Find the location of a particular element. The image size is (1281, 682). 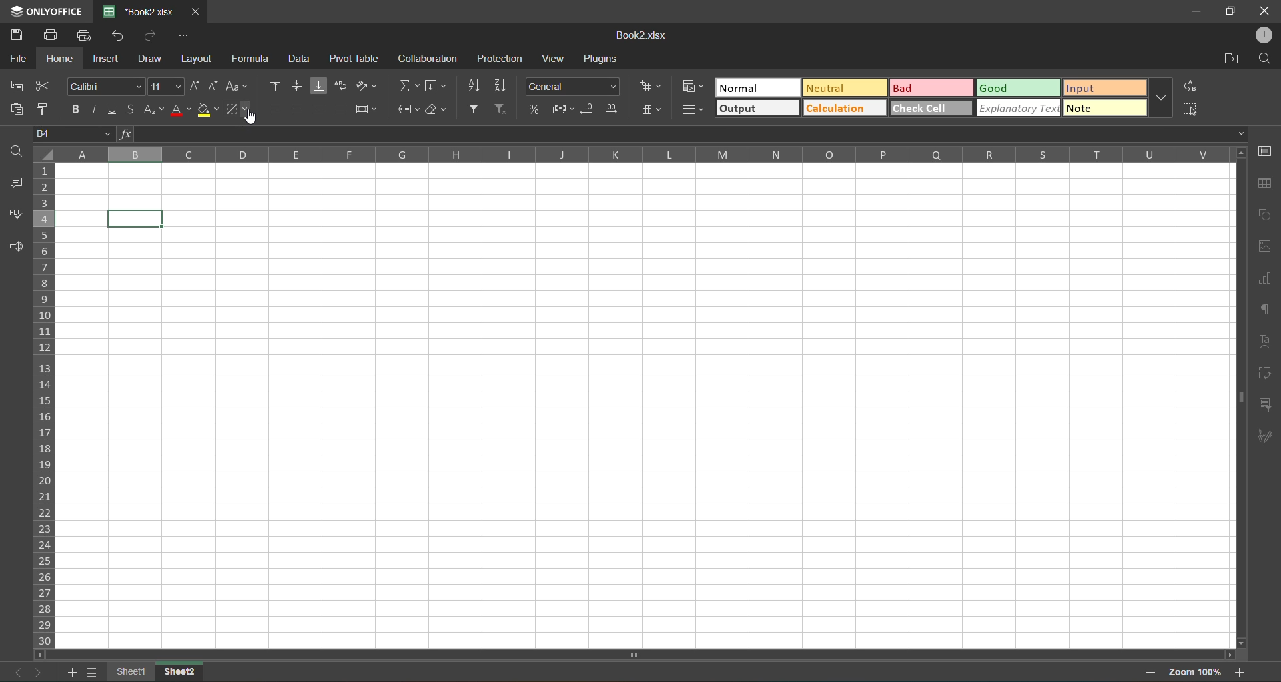

summation is located at coordinates (410, 85).